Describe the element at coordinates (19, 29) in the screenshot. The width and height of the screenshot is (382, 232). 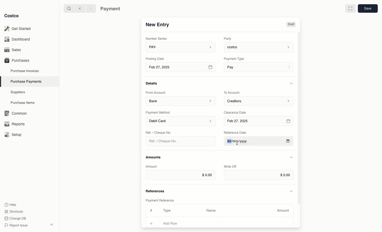
I see `Get Started` at that location.